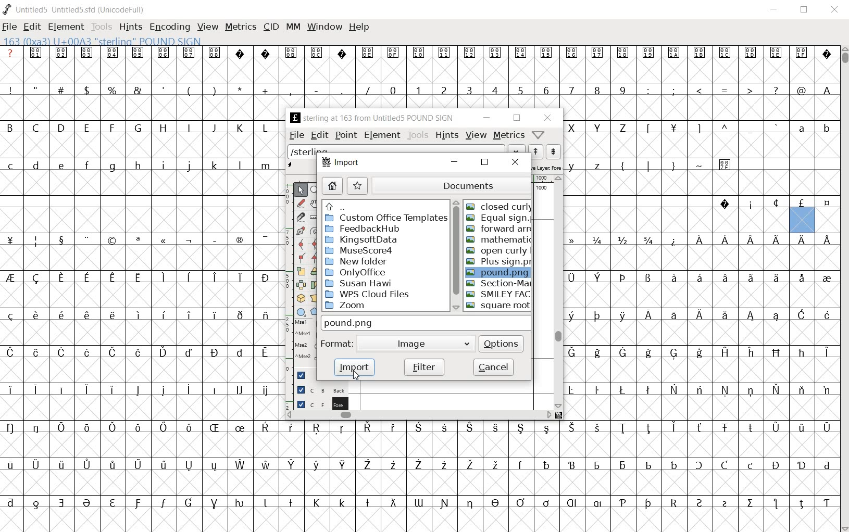 Image resolution: width=849 pixels, height=532 pixels. Describe the element at coordinates (346, 135) in the screenshot. I see `point` at that location.